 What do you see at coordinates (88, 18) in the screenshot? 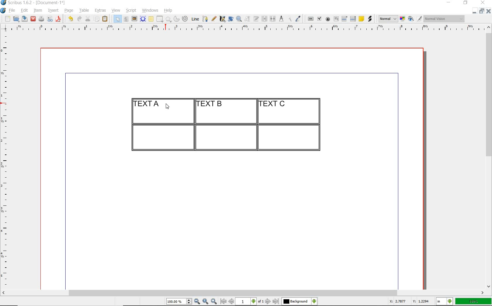
I see `cut` at bounding box center [88, 18].